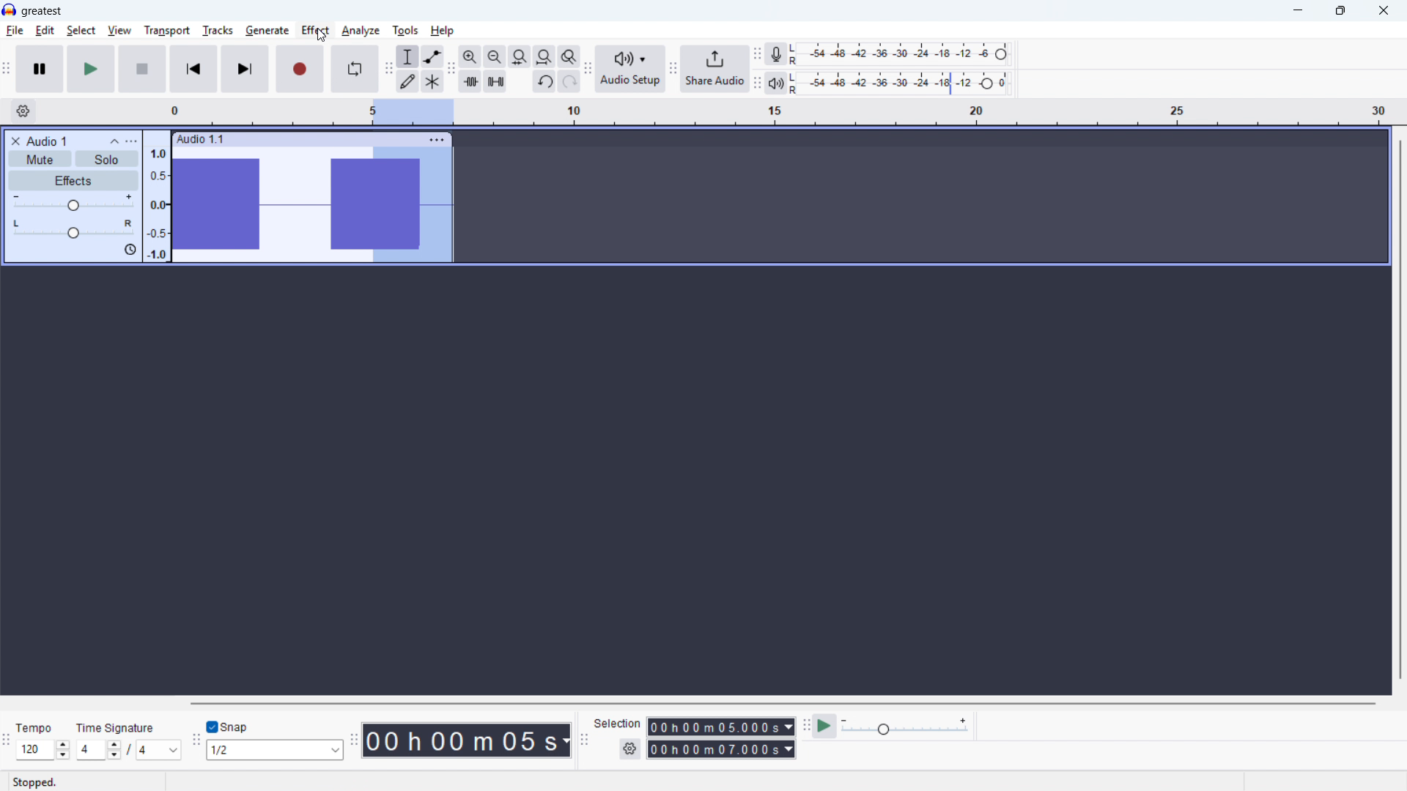  I want to click on Tools toolbar , so click(389, 68).